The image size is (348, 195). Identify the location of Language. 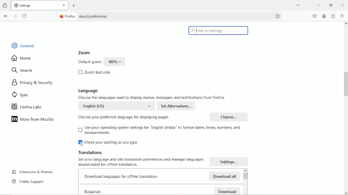
(87, 91).